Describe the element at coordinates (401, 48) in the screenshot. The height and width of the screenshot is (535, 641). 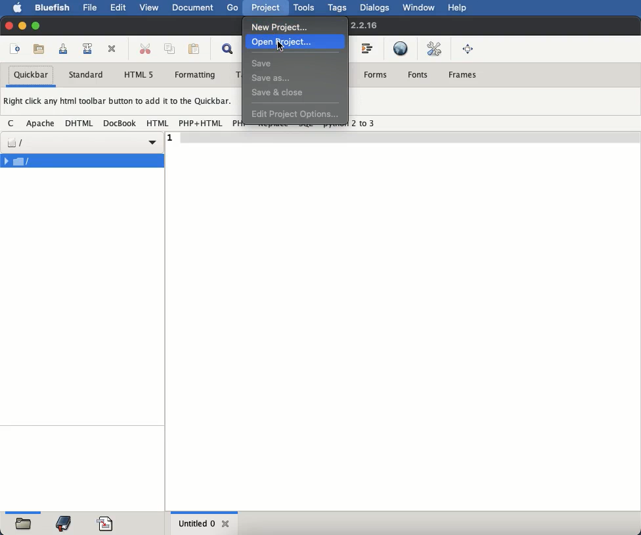
I see `preview in browser` at that location.